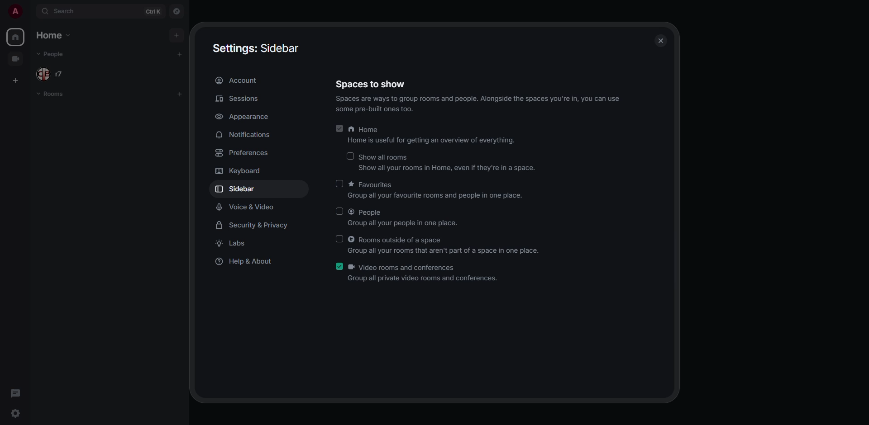 The image size is (869, 425). Describe the element at coordinates (427, 273) in the screenshot. I see `video rooms and conferences` at that location.